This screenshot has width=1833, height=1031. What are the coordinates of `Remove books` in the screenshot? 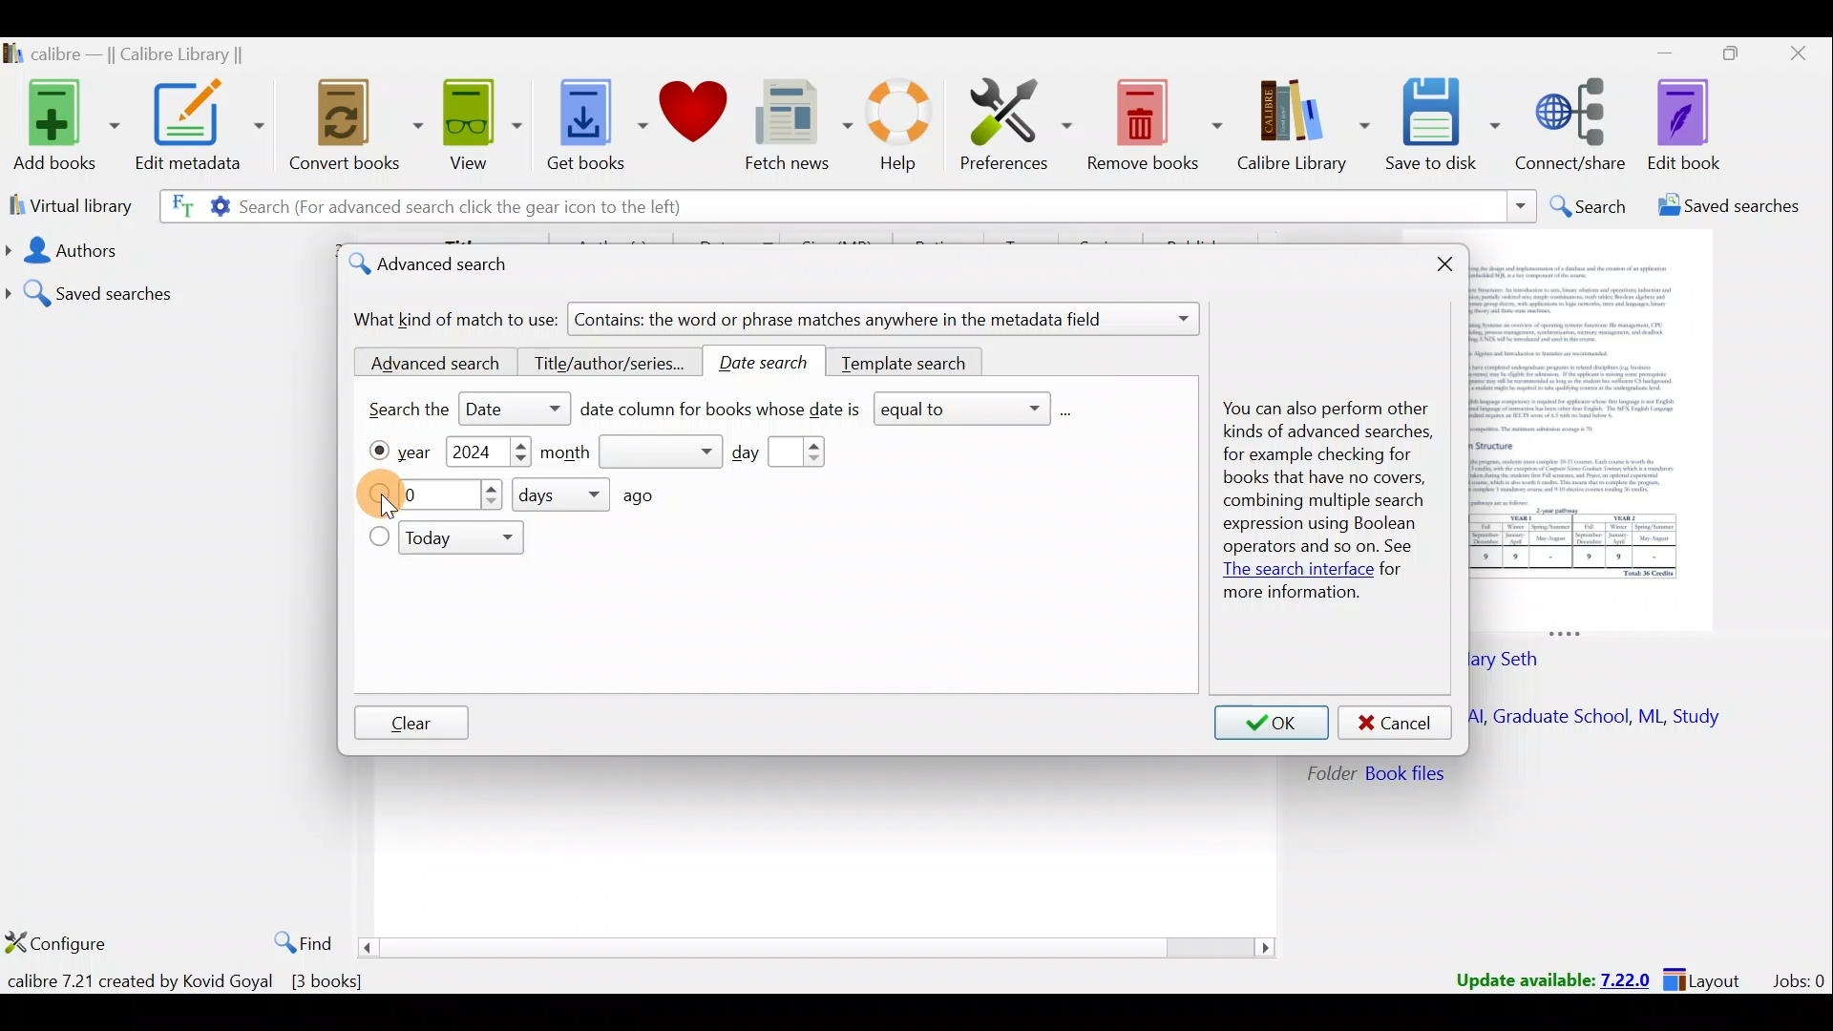 It's located at (1153, 121).